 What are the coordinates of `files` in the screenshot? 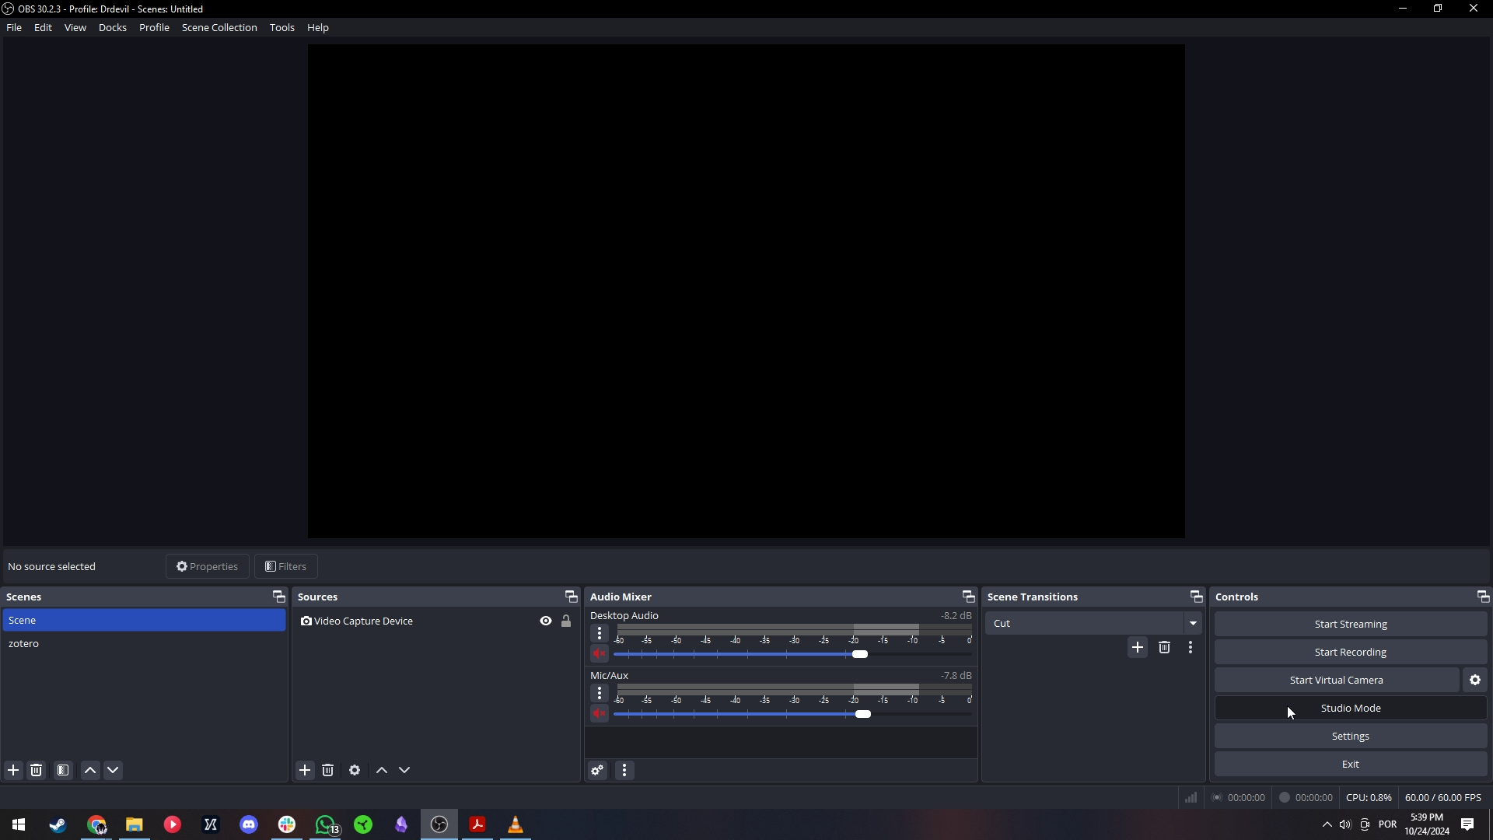 It's located at (134, 825).